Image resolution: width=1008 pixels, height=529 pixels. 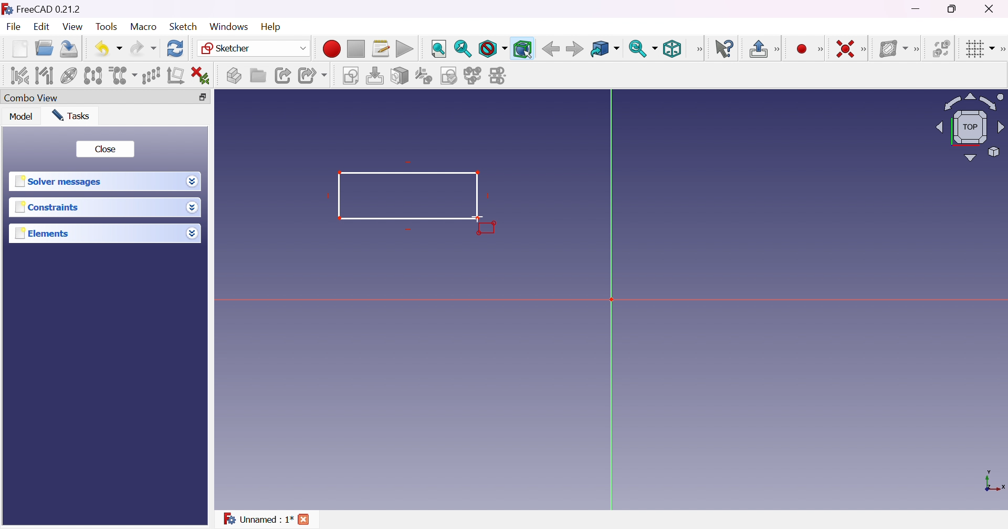 I want to click on Bounding box, so click(x=523, y=49).